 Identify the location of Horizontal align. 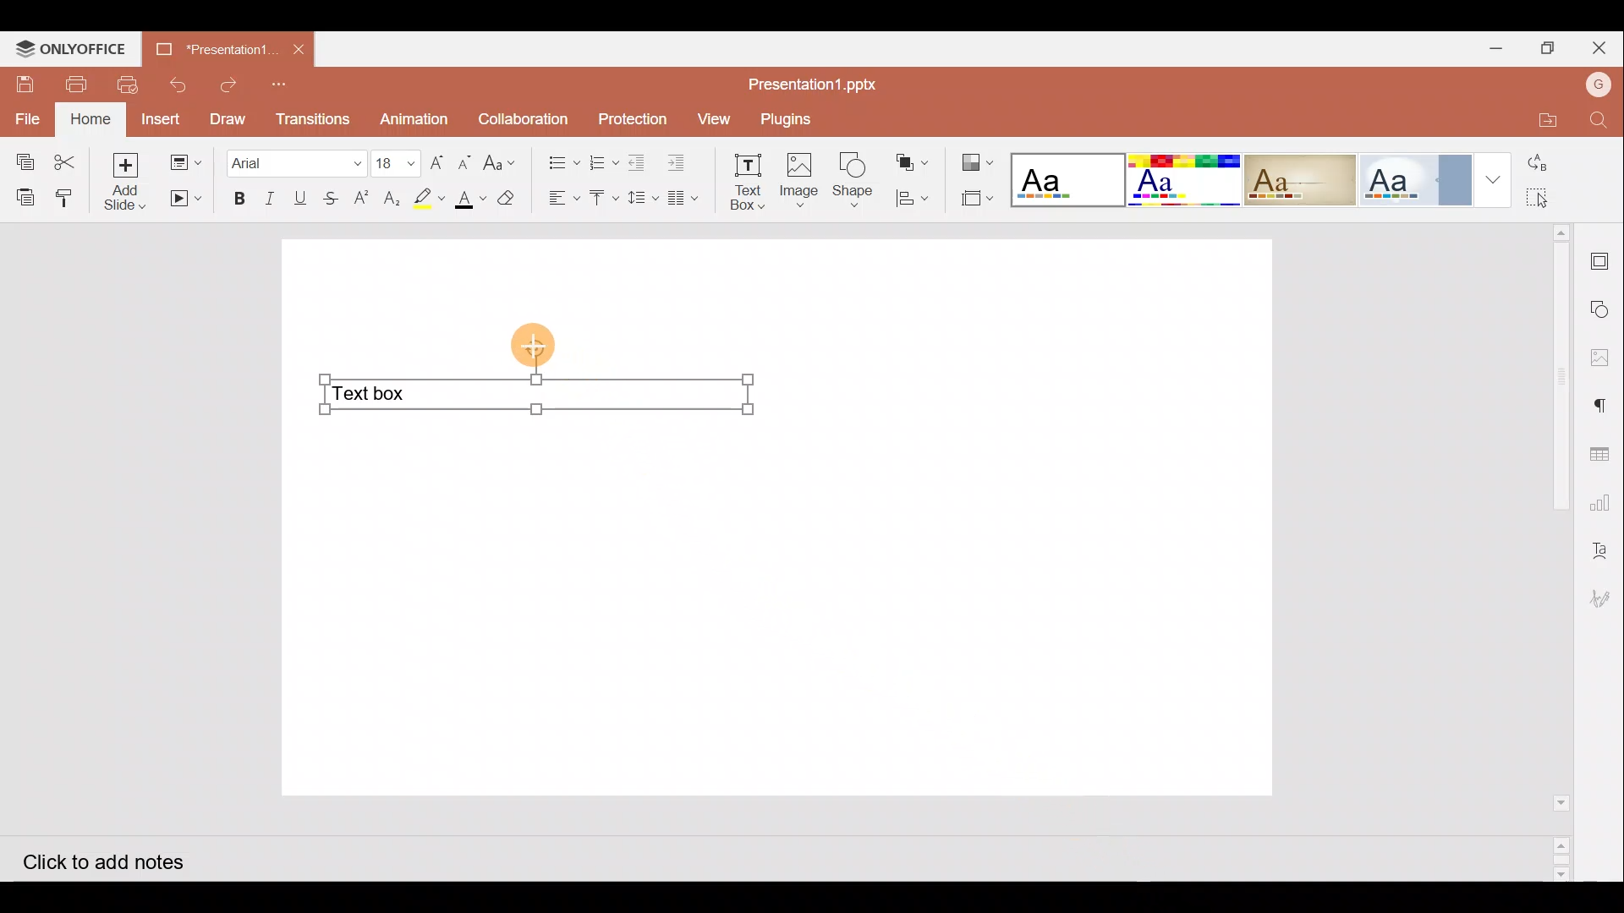
(562, 199).